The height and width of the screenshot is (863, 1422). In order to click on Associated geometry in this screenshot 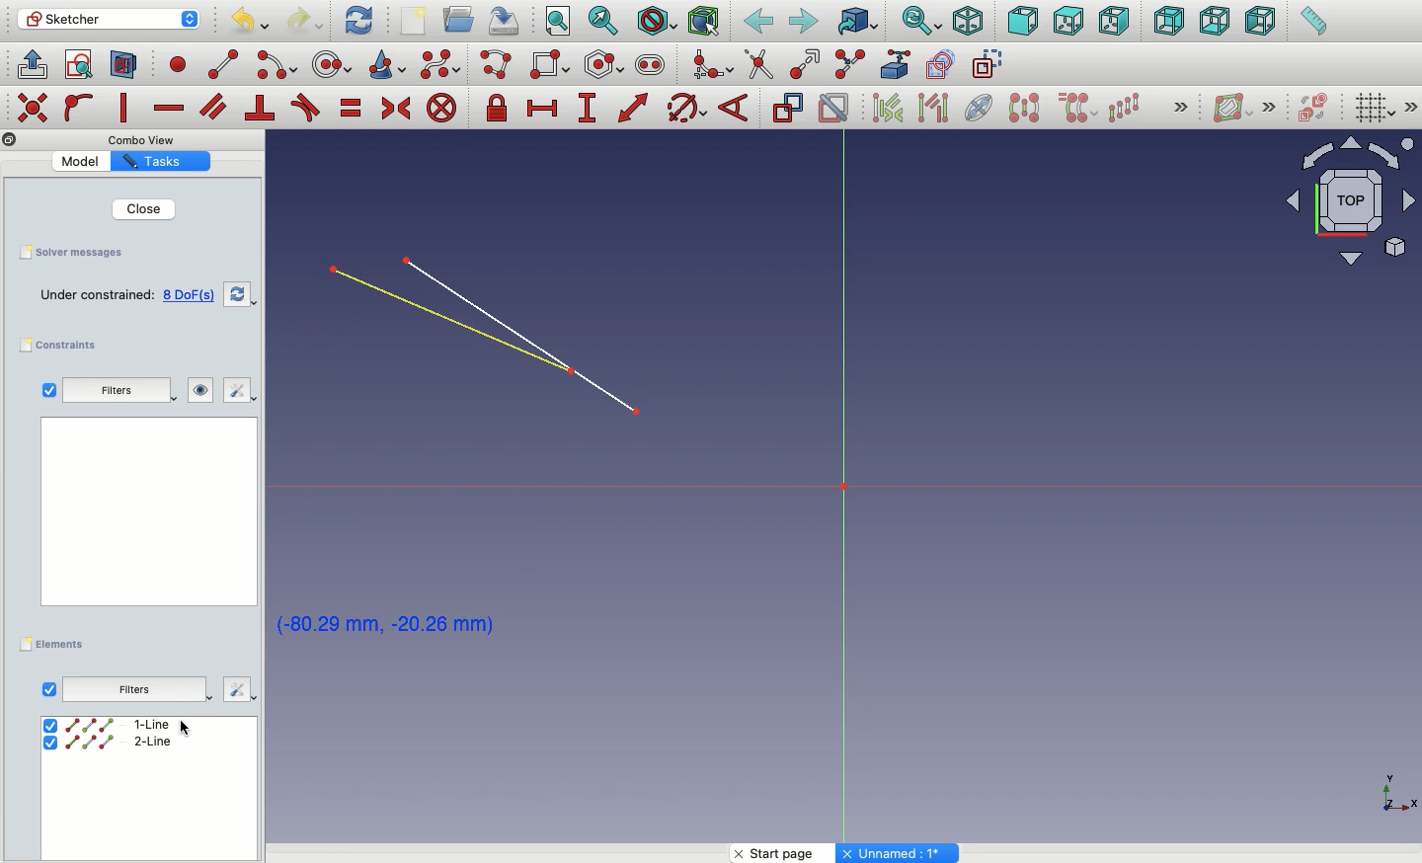, I will do `click(933, 111)`.